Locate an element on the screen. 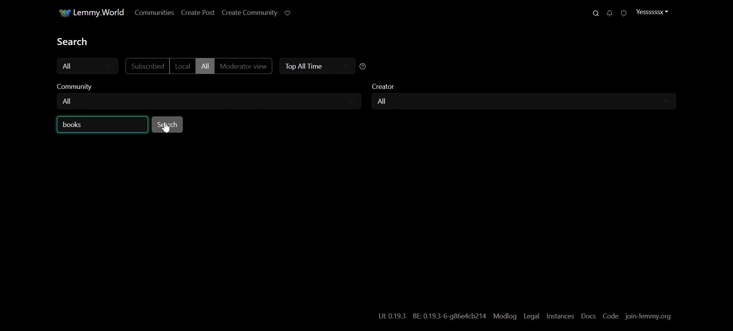 Image resolution: width=733 pixels, height=331 pixels. Unread Reports is located at coordinates (620, 13).